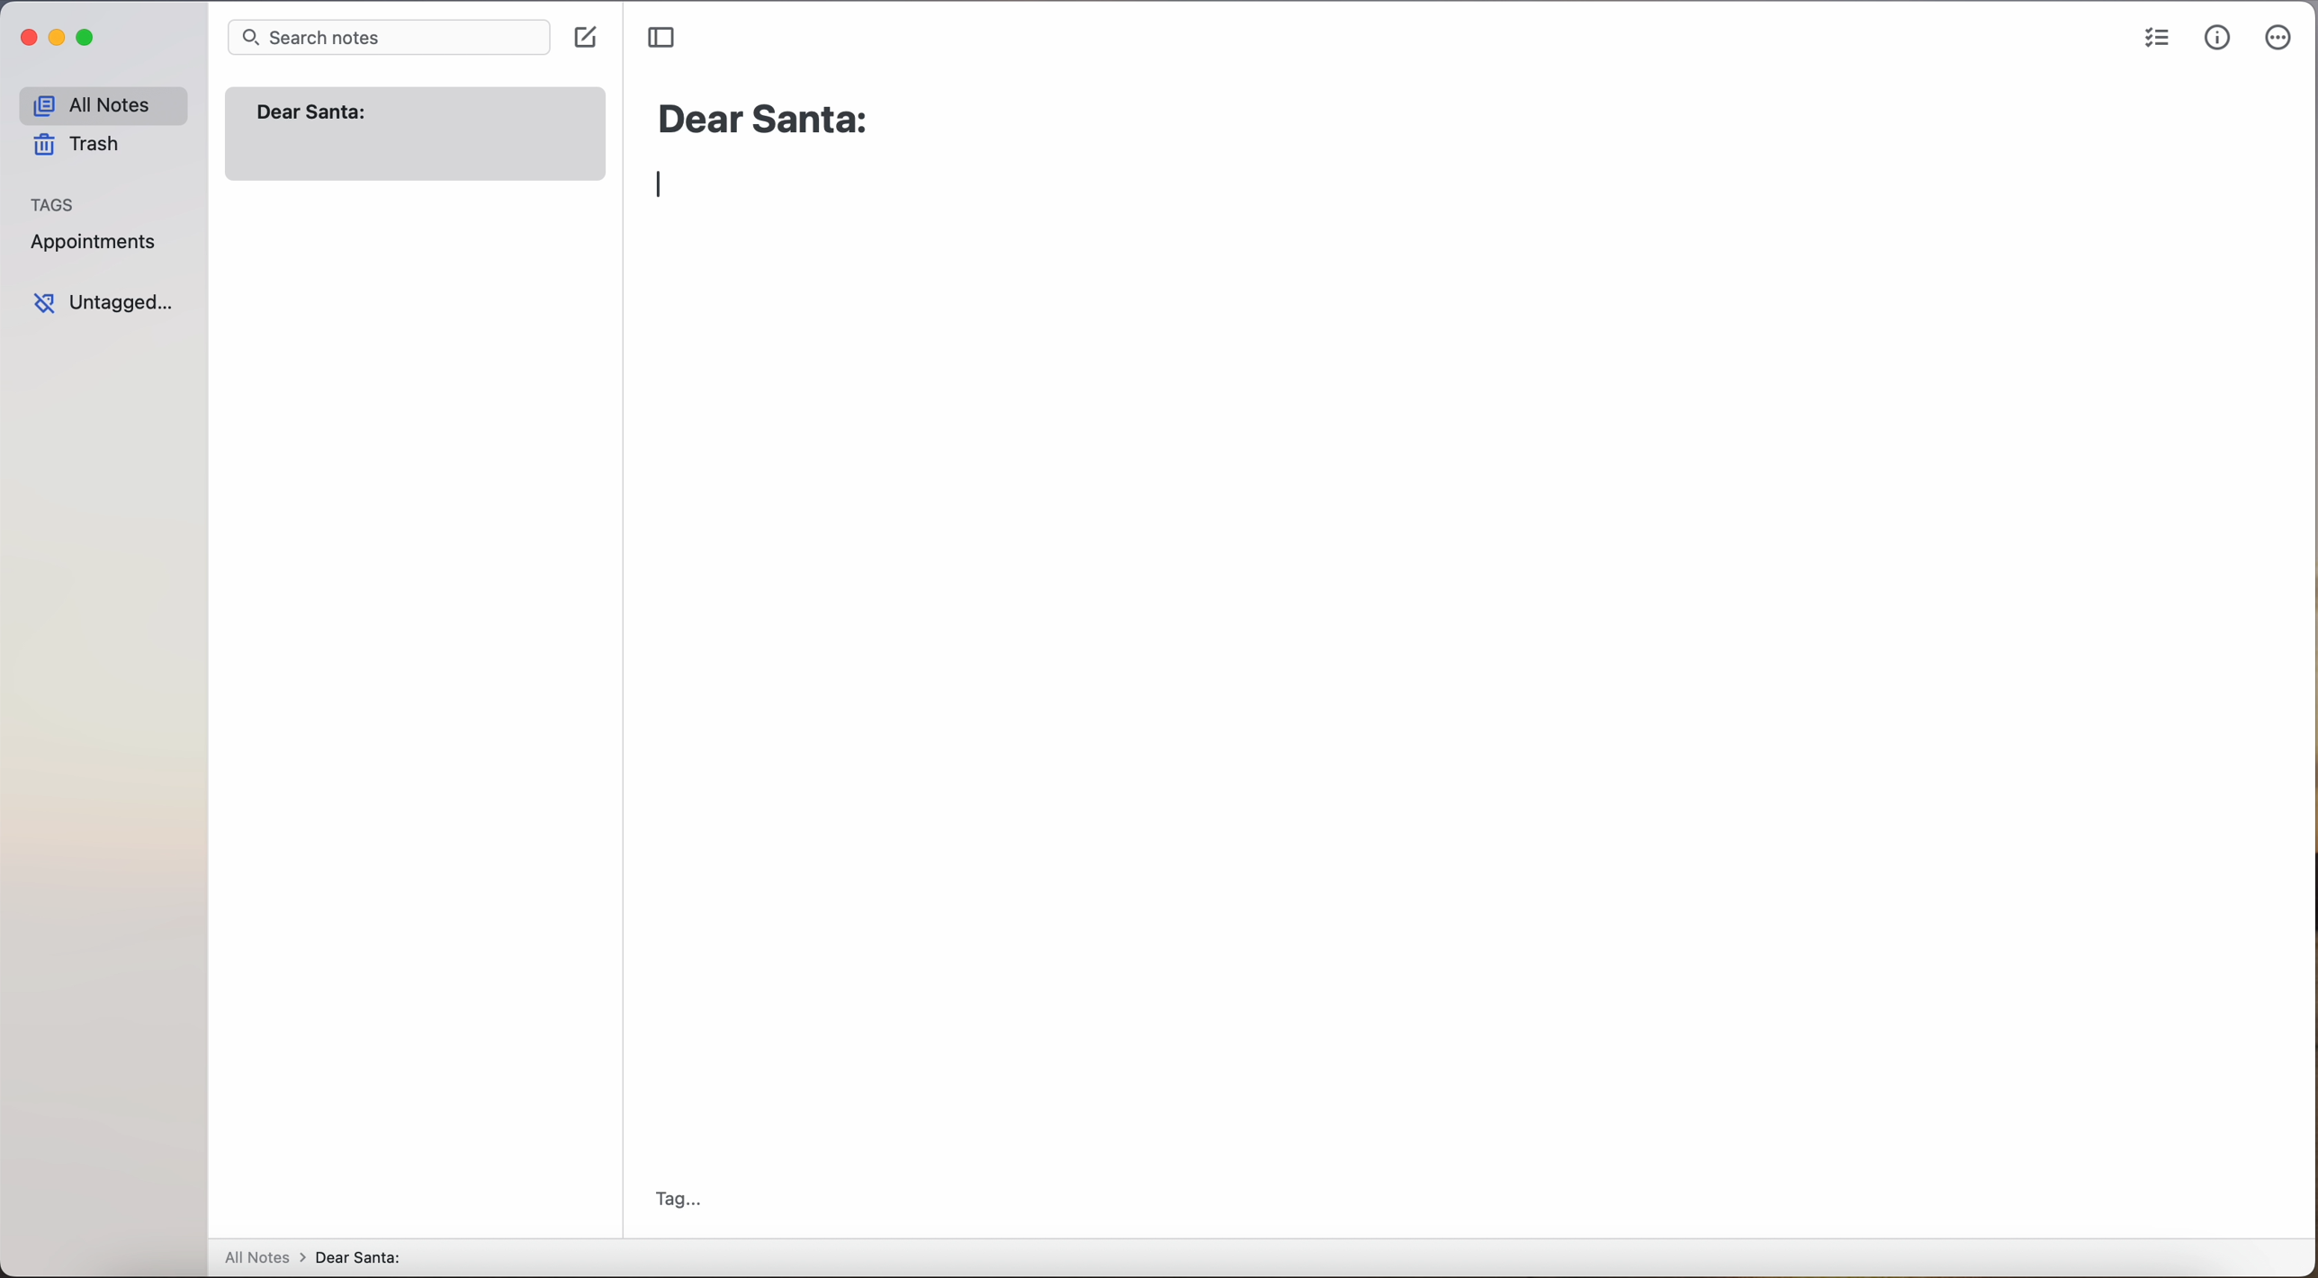  I want to click on maximize app, so click(88, 36).